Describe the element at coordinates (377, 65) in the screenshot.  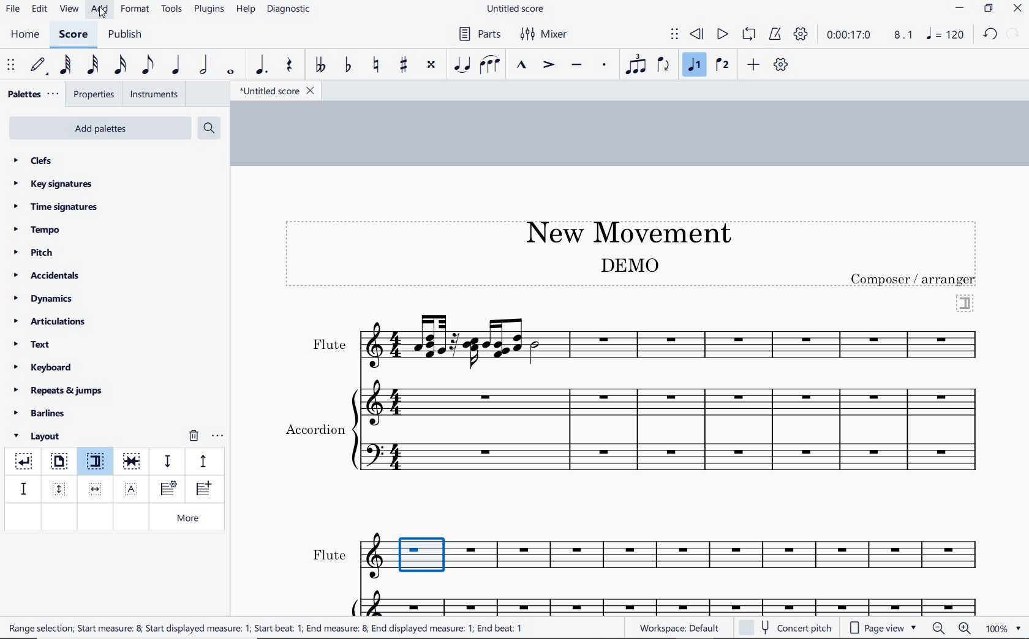
I see `toggle natural` at that location.